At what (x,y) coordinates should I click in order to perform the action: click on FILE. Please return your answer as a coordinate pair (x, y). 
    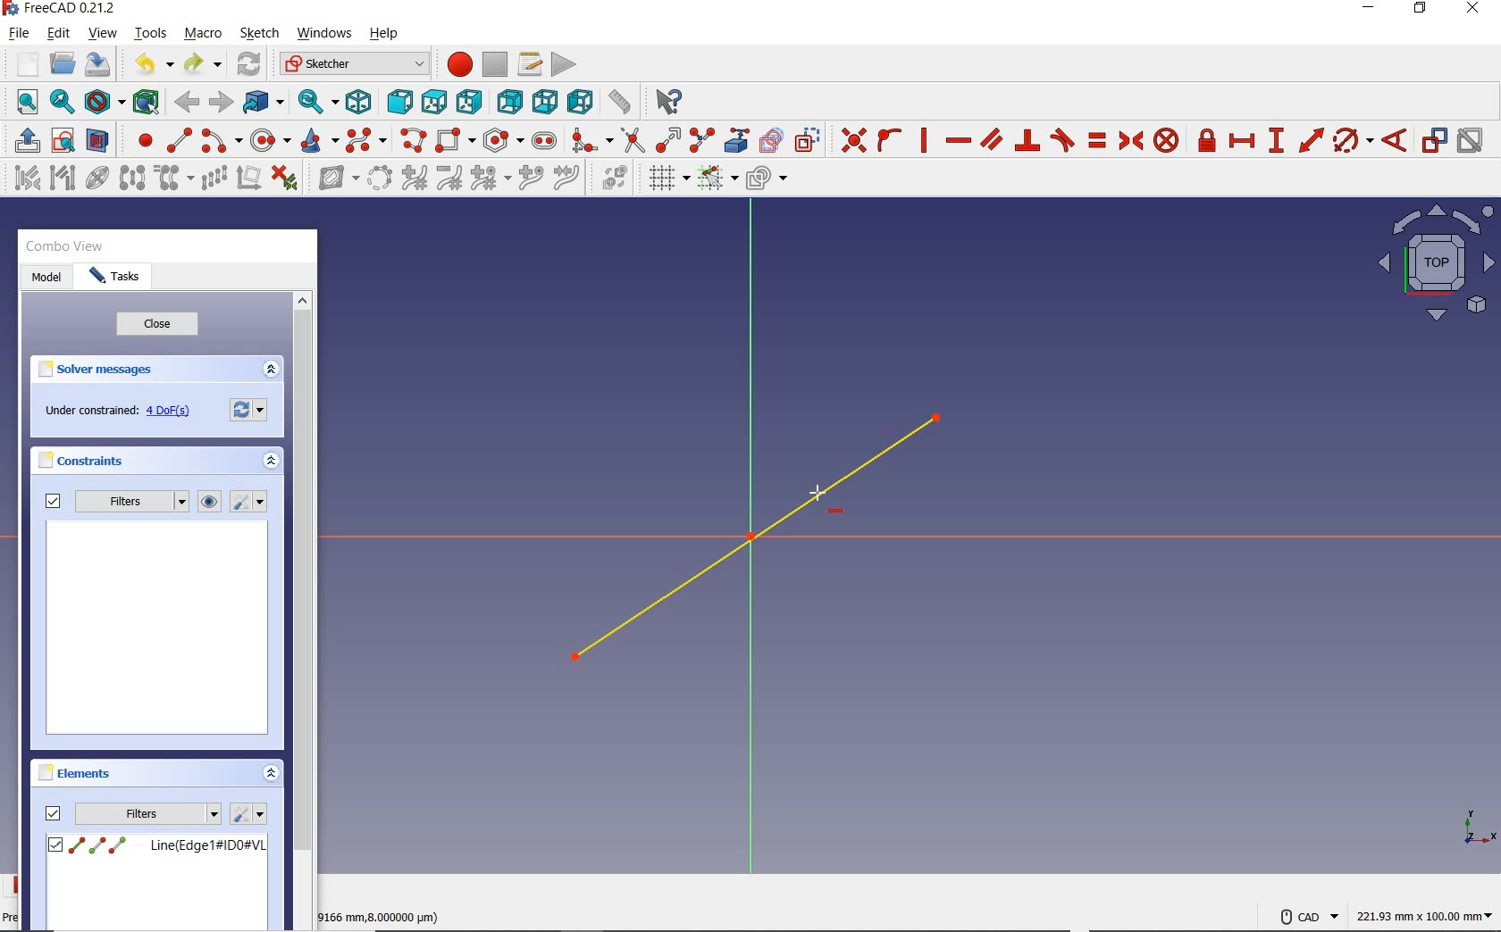
    Looking at the image, I should click on (19, 34).